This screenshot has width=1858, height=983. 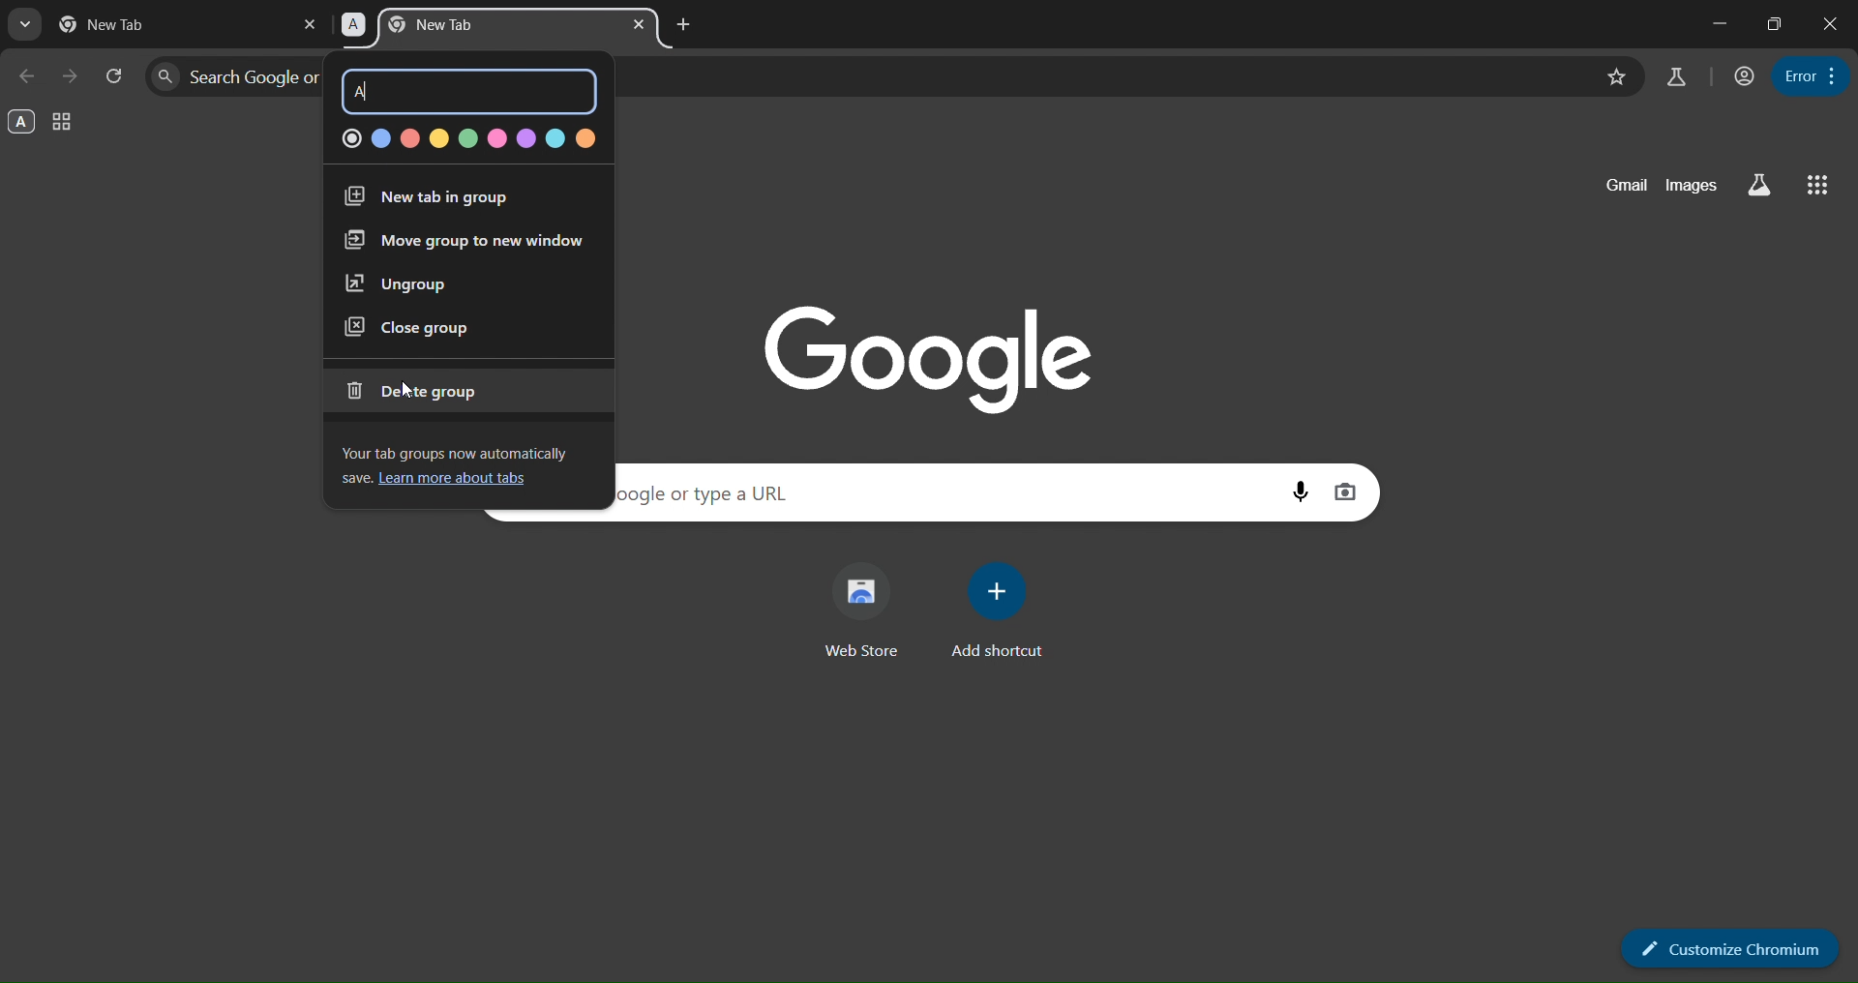 What do you see at coordinates (423, 390) in the screenshot?
I see `delete group` at bounding box center [423, 390].